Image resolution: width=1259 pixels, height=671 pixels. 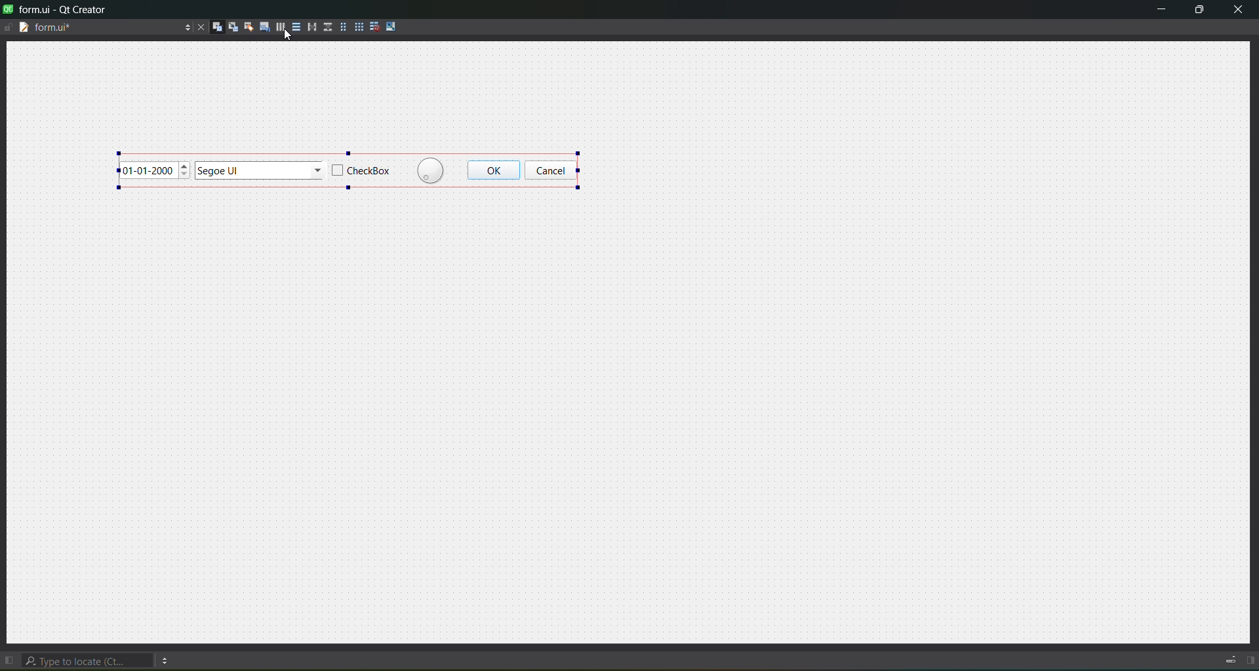 I want to click on writable, so click(x=10, y=29).